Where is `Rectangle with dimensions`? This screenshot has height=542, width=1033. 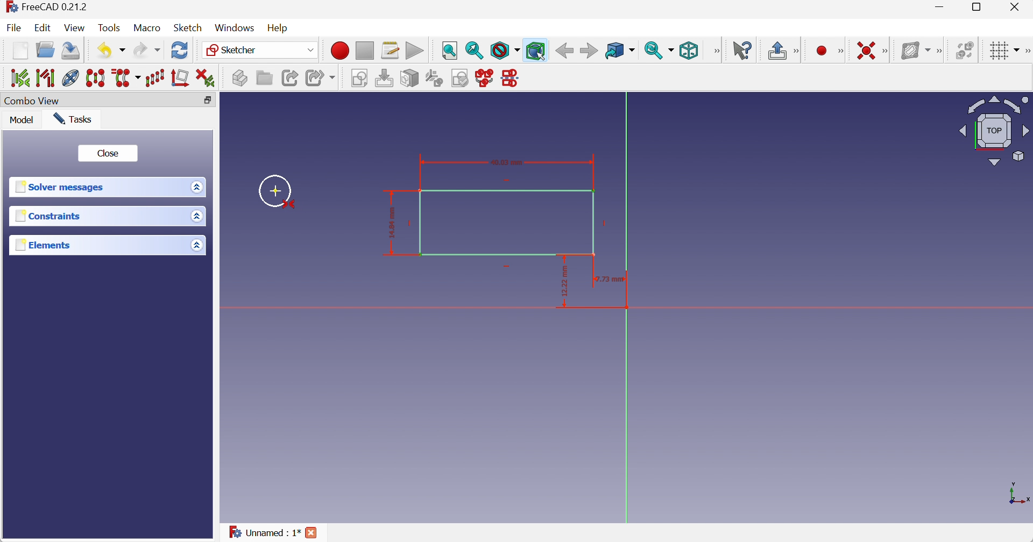
Rectangle with dimensions is located at coordinates (485, 209).